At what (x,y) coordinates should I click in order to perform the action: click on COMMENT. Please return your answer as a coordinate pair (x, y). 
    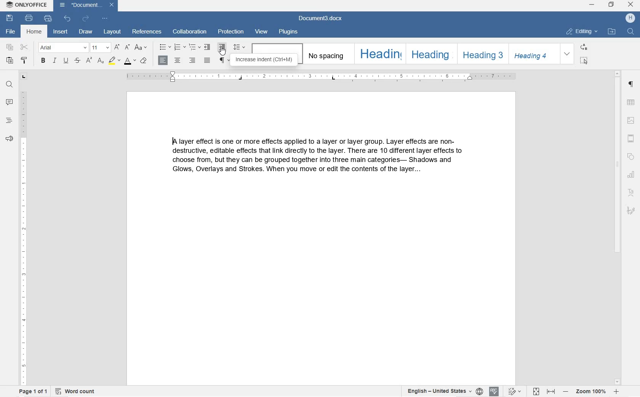
    Looking at the image, I should click on (9, 103).